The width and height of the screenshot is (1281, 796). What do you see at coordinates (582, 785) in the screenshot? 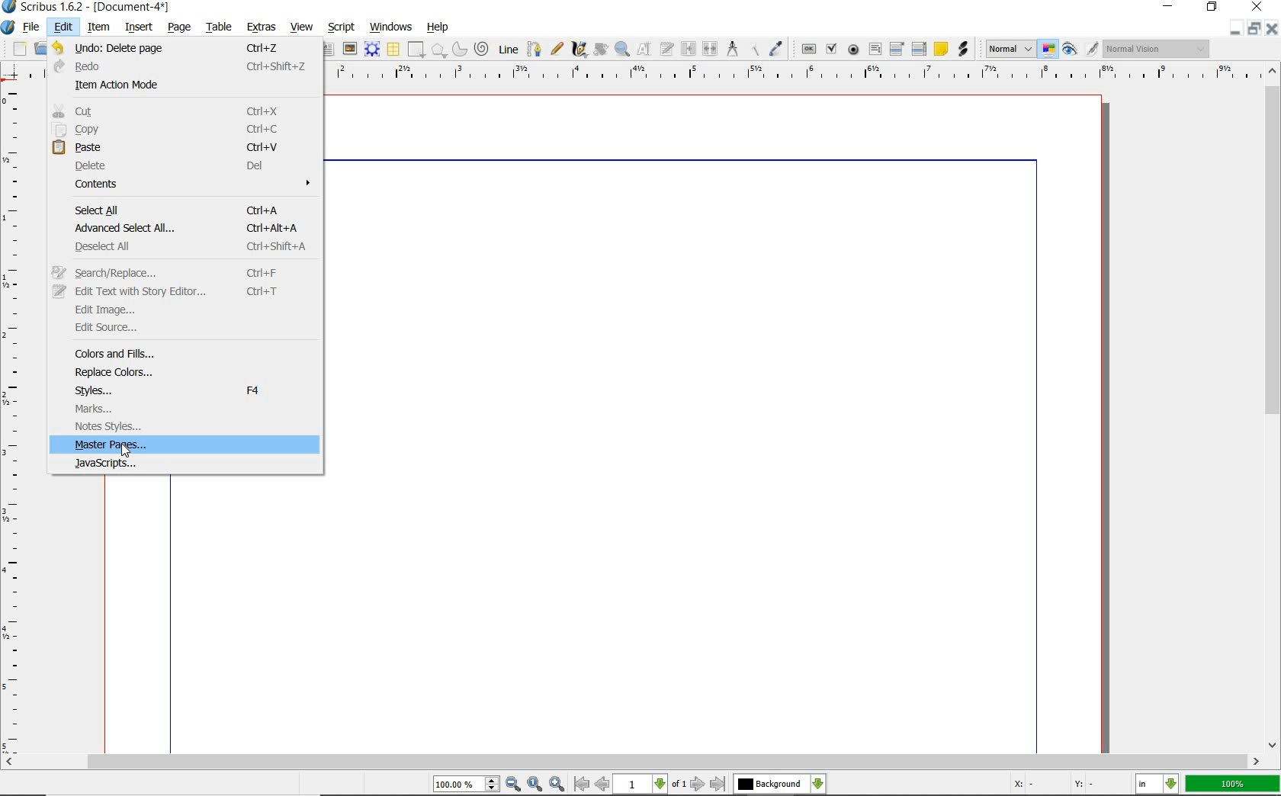
I see `go to first page` at bounding box center [582, 785].